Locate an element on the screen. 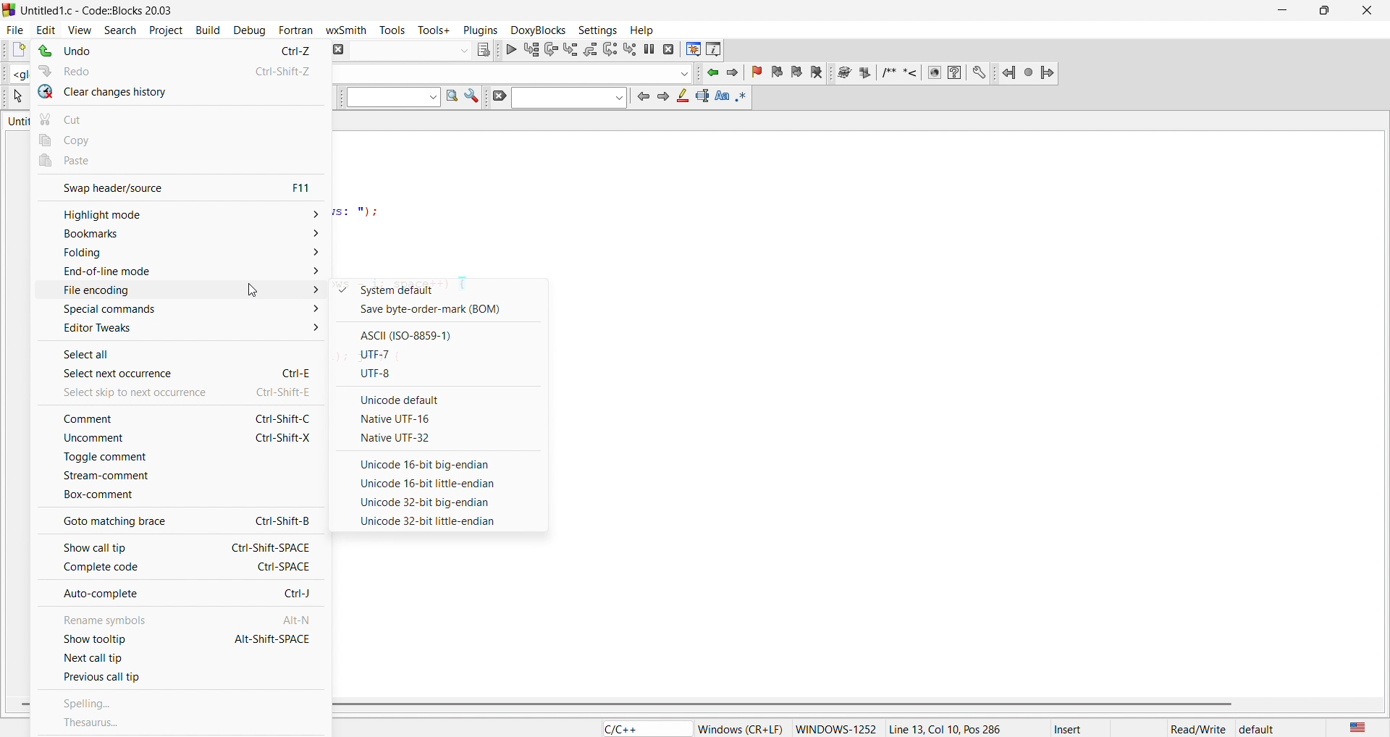 This screenshot has height=737, width=1390. LANGUAGE is located at coordinates (1358, 728).